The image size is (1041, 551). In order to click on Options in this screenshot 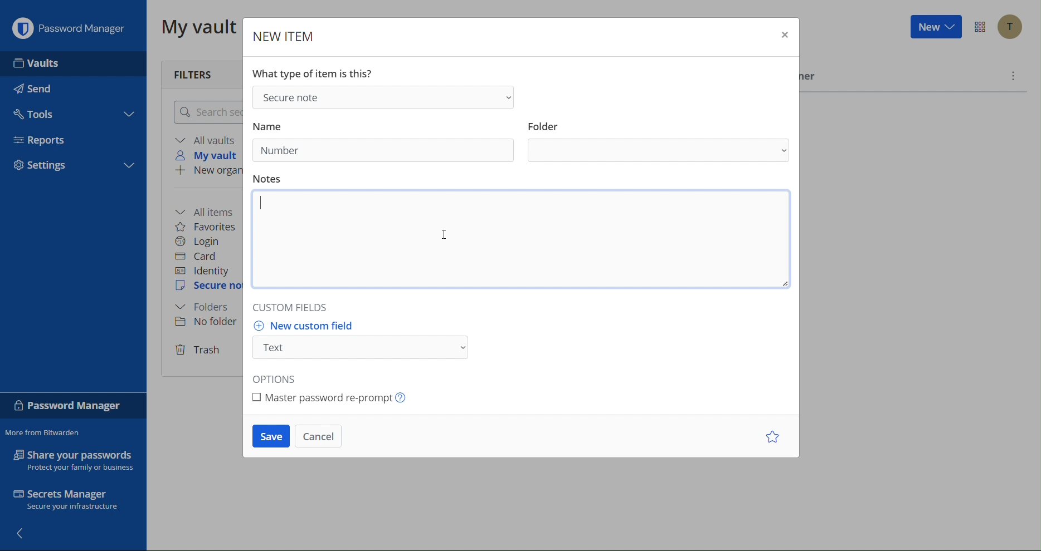, I will do `click(281, 377)`.